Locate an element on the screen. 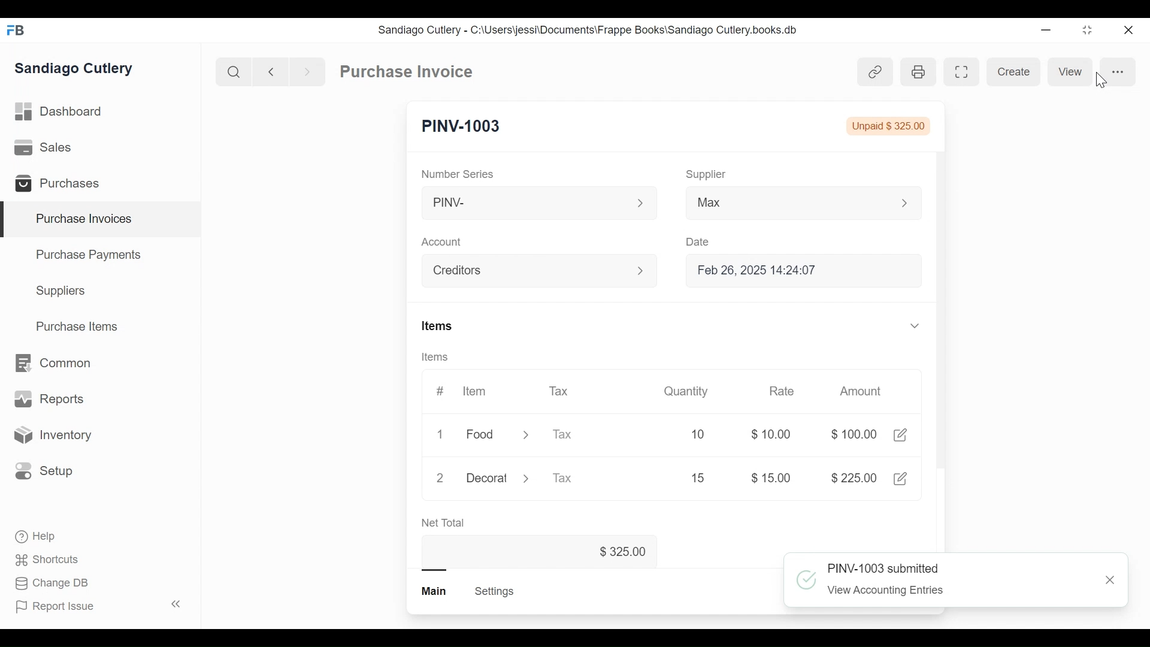  — PINV-1003 submitted
~~ View Accounting Entries is located at coordinates (940, 581).